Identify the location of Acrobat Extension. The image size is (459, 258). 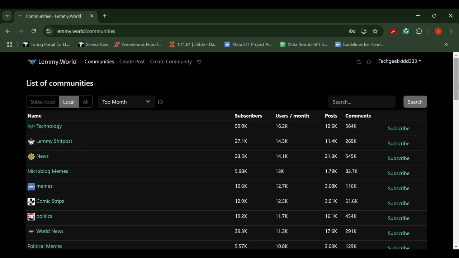
(393, 32).